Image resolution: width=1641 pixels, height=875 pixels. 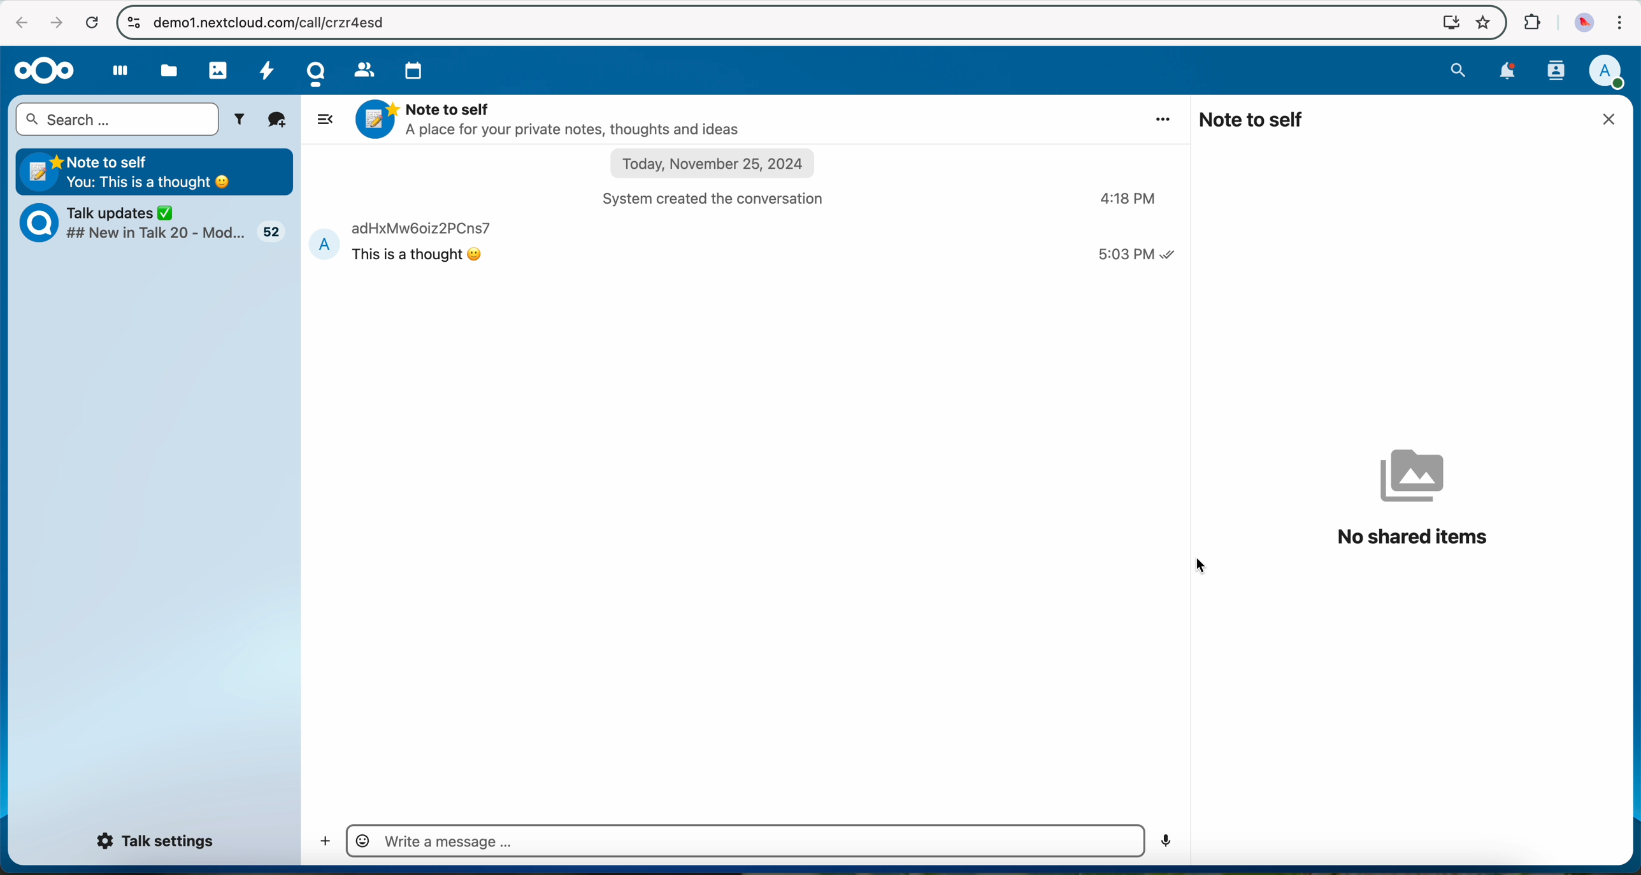 I want to click on hide side bar, so click(x=323, y=118).